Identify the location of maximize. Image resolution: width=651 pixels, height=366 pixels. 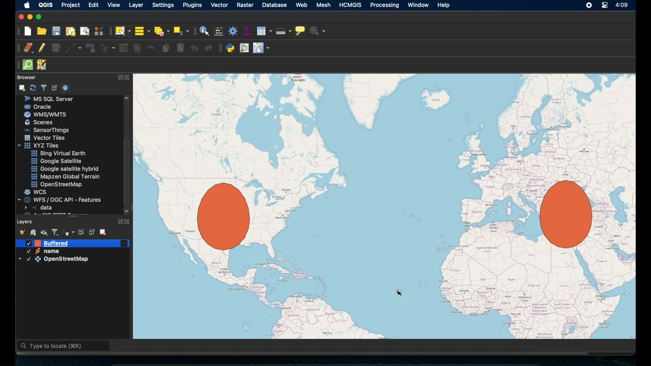
(40, 17).